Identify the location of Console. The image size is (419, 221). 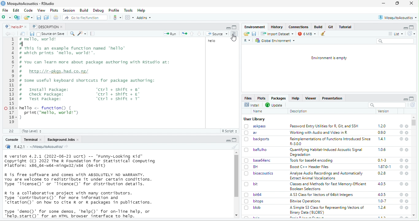
(12, 140).